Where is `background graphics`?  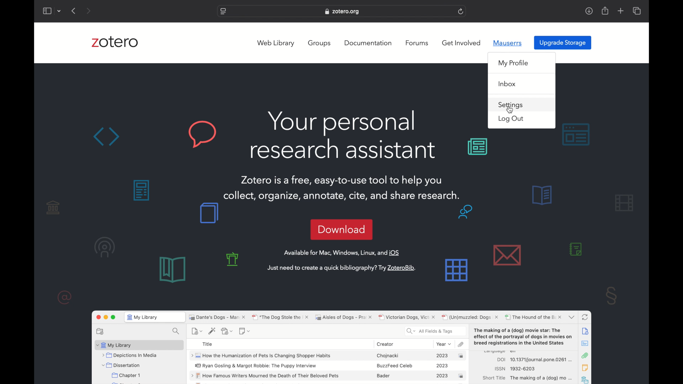
background graphics is located at coordinates (208, 213).